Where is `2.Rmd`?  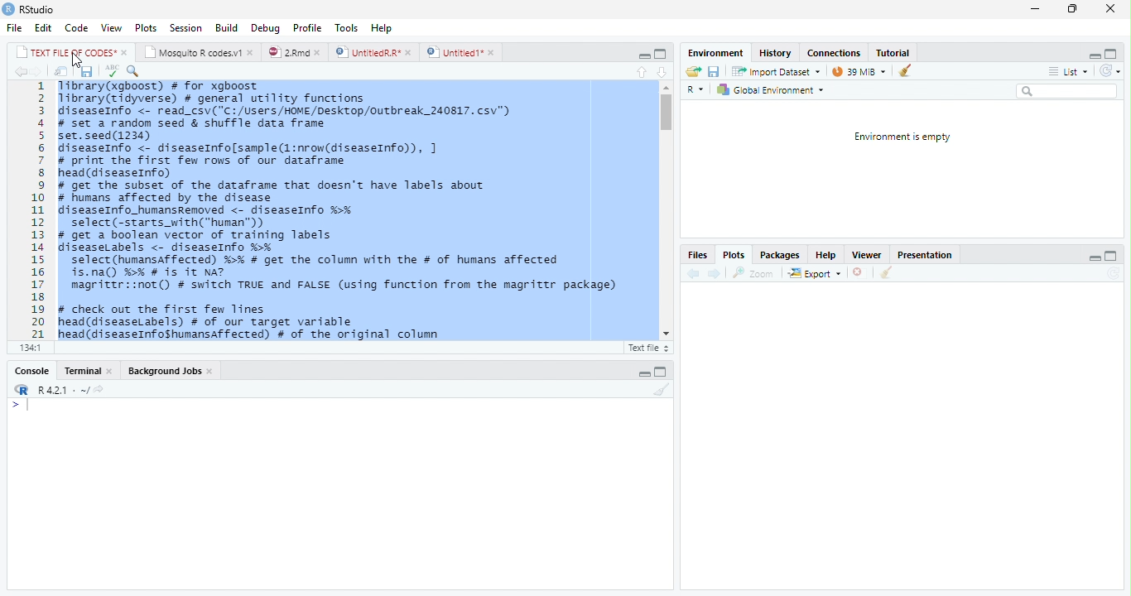 2.Rmd is located at coordinates (295, 52).